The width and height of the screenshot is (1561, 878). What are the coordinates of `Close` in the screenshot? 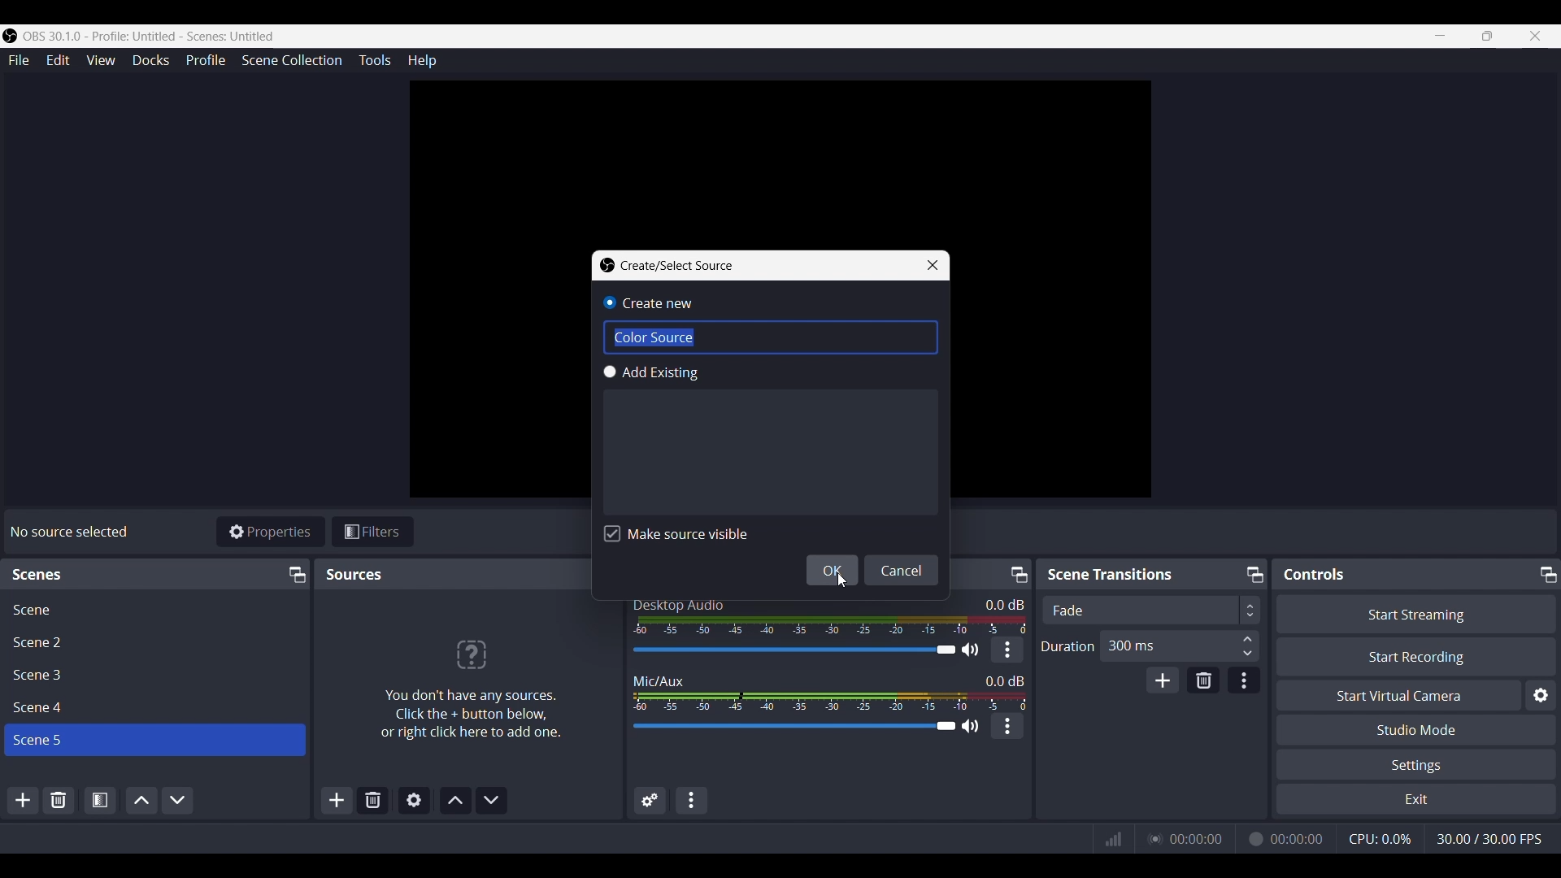 It's located at (1537, 36).